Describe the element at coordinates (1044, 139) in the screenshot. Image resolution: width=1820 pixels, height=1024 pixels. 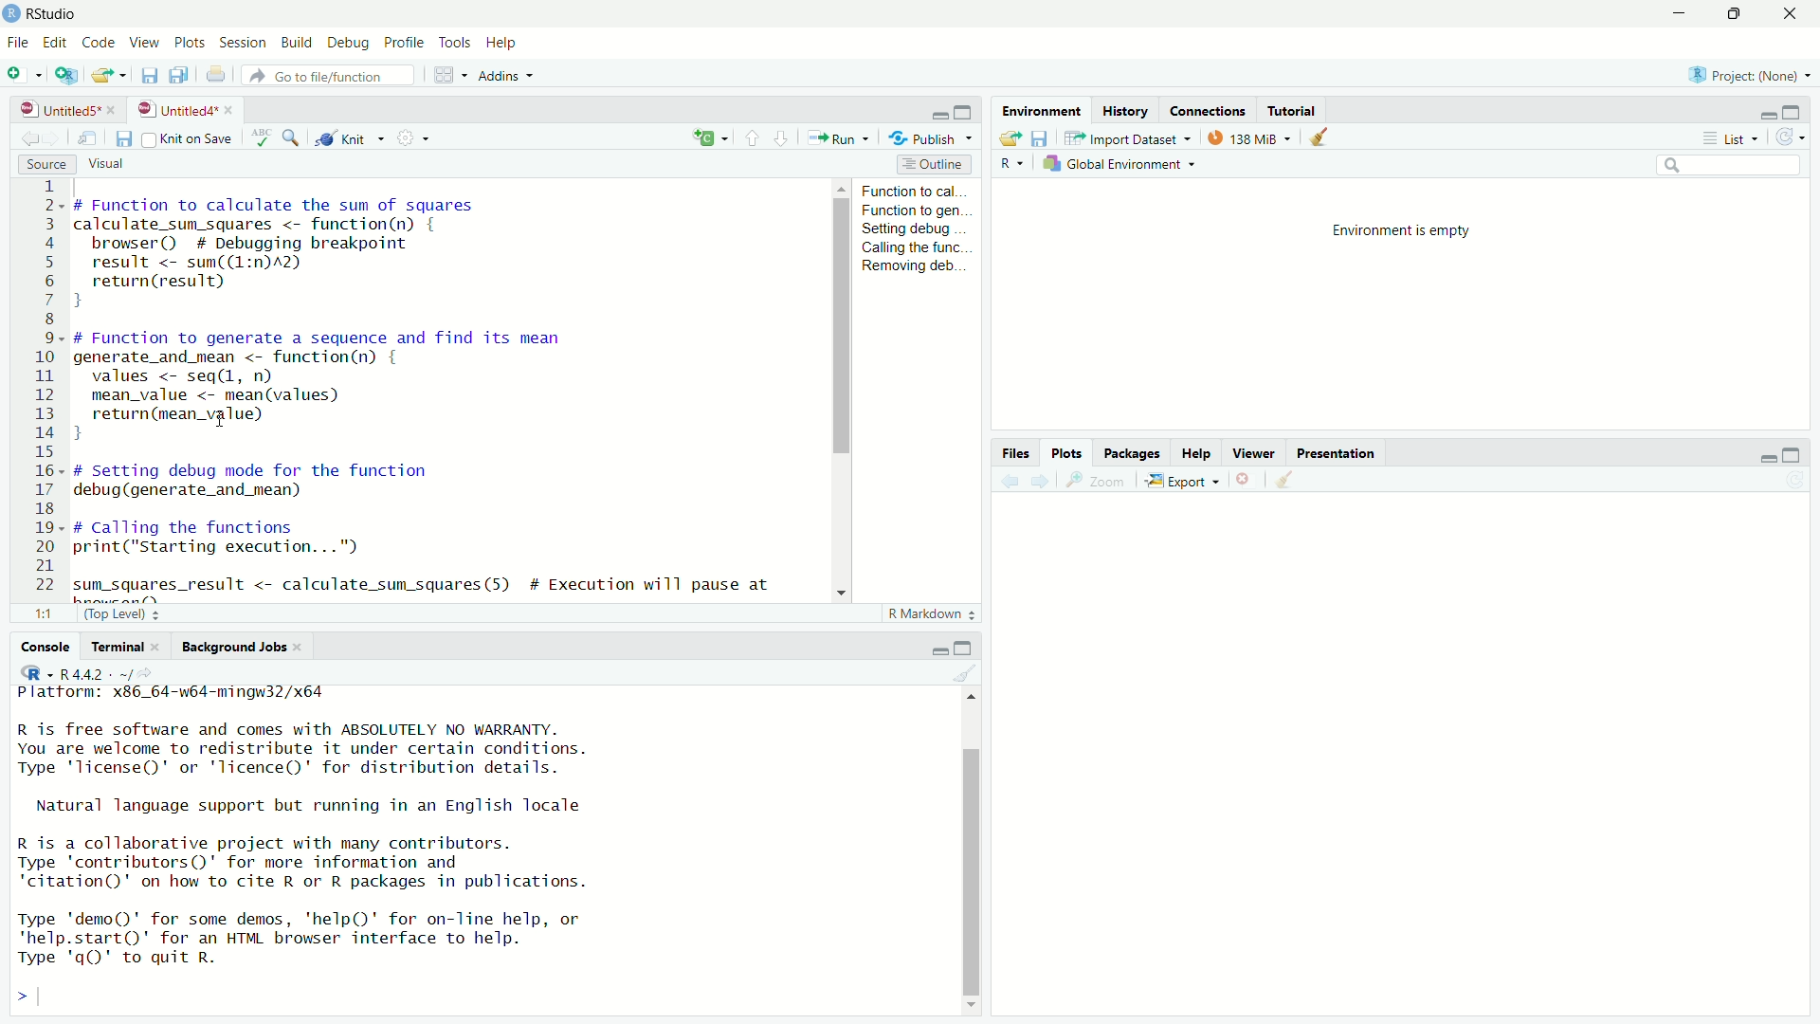
I see `save workspace as` at that location.